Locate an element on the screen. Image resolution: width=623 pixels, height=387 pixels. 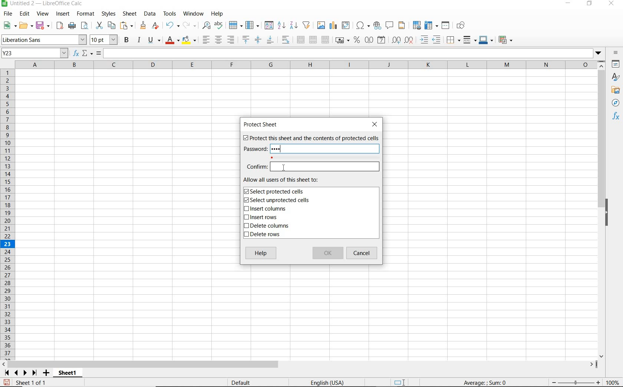
BACKGROUND COLOR is located at coordinates (189, 40).